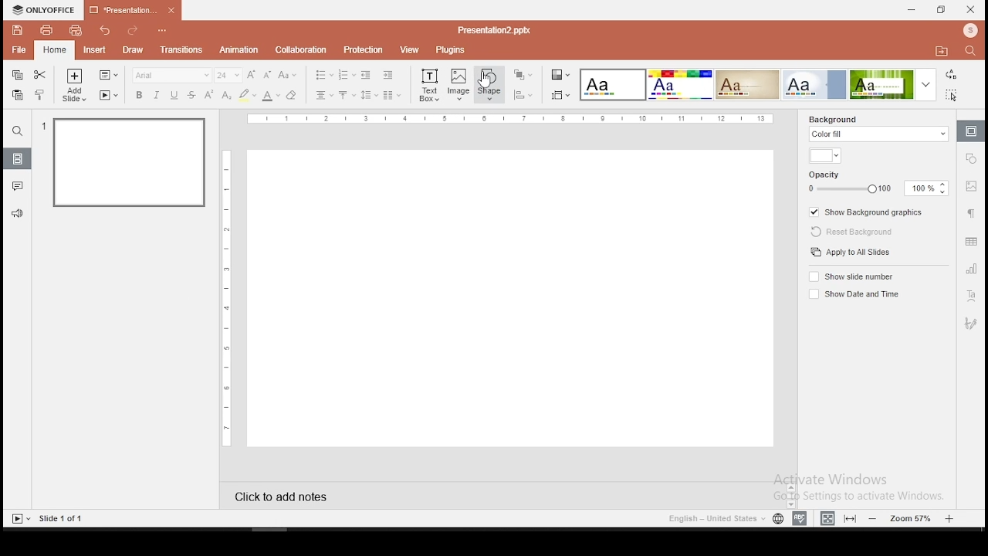 The width and height of the screenshot is (988, 556). What do you see at coordinates (614, 86) in the screenshot?
I see `theme` at bounding box center [614, 86].